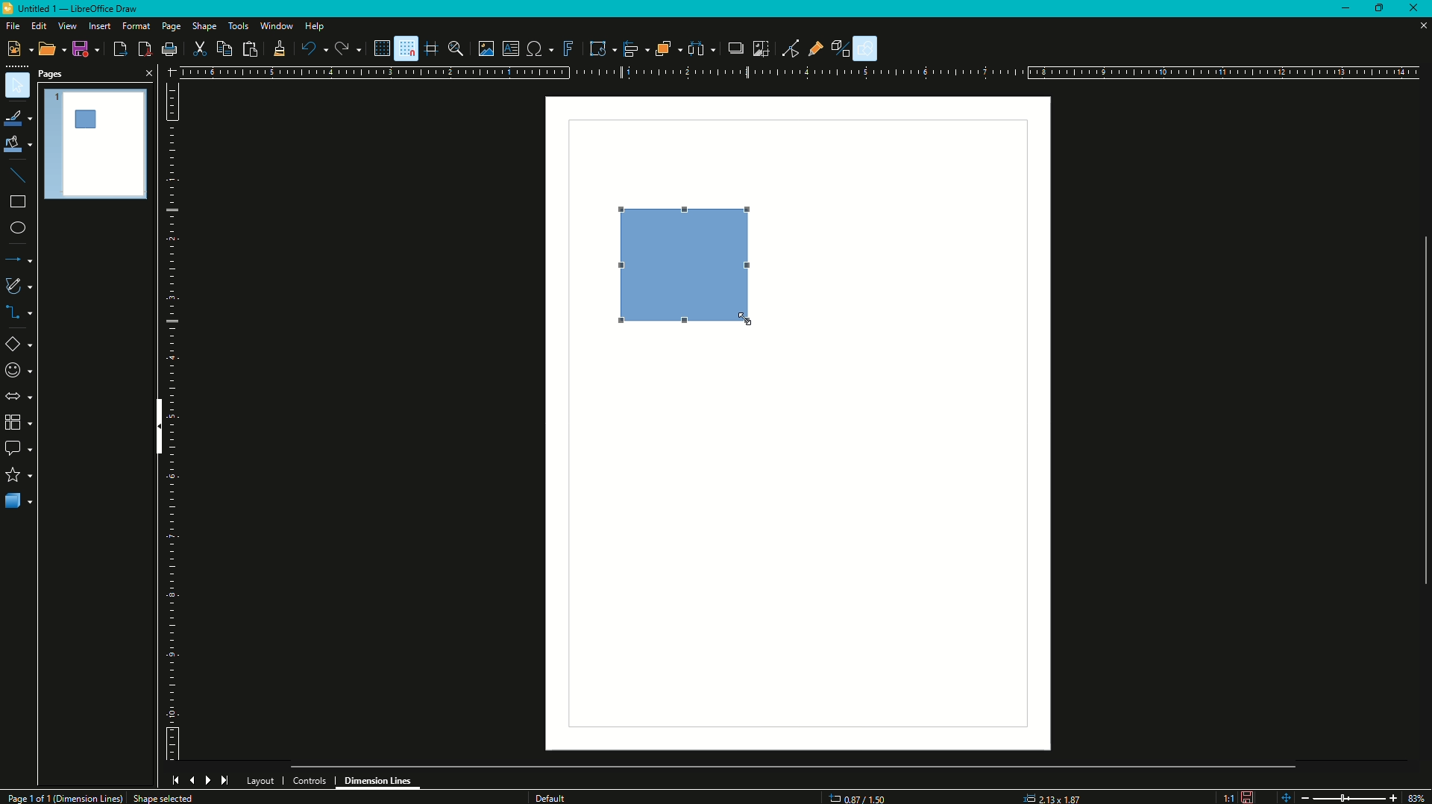 This screenshot has width=1432, height=804. What do you see at coordinates (47, 50) in the screenshot?
I see `Open` at bounding box center [47, 50].